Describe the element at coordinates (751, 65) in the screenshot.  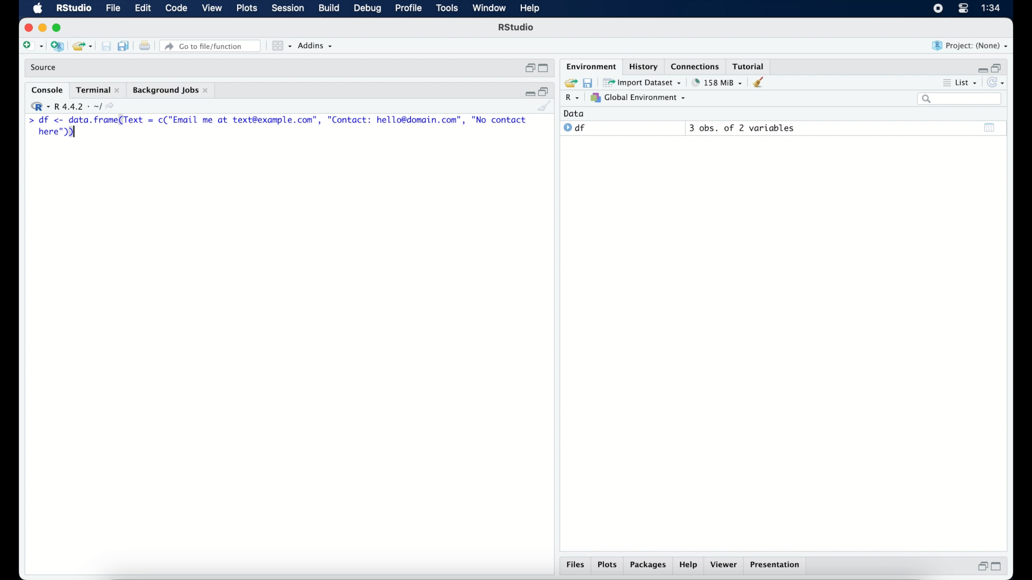
I see `tutorial` at that location.